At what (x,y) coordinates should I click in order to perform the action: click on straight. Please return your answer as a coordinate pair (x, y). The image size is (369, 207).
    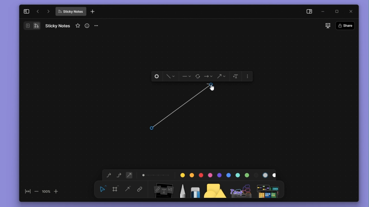
    Looking at the image, I should click on (129, 175).